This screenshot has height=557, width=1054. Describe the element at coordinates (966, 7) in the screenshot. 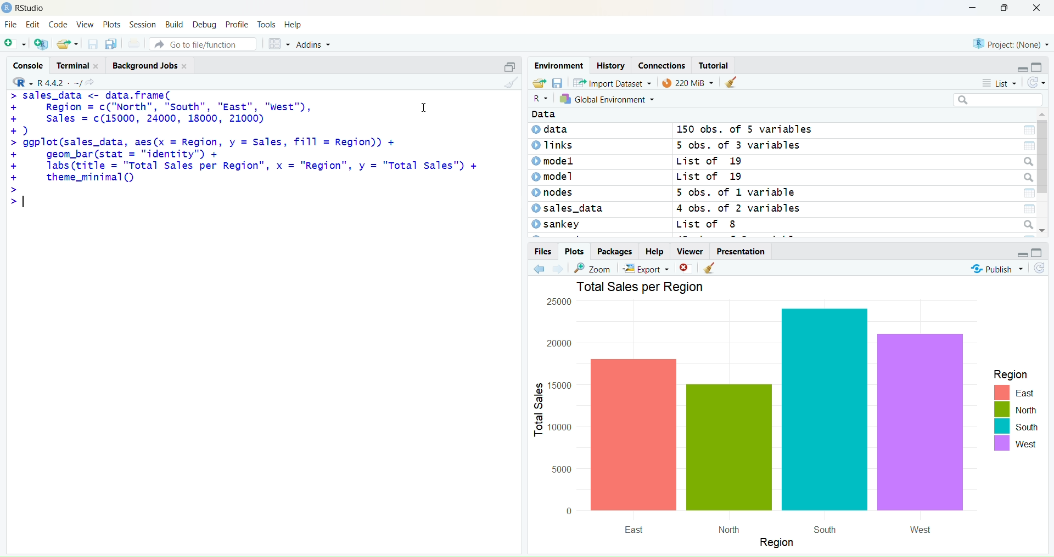

I see `minimise` at that location.